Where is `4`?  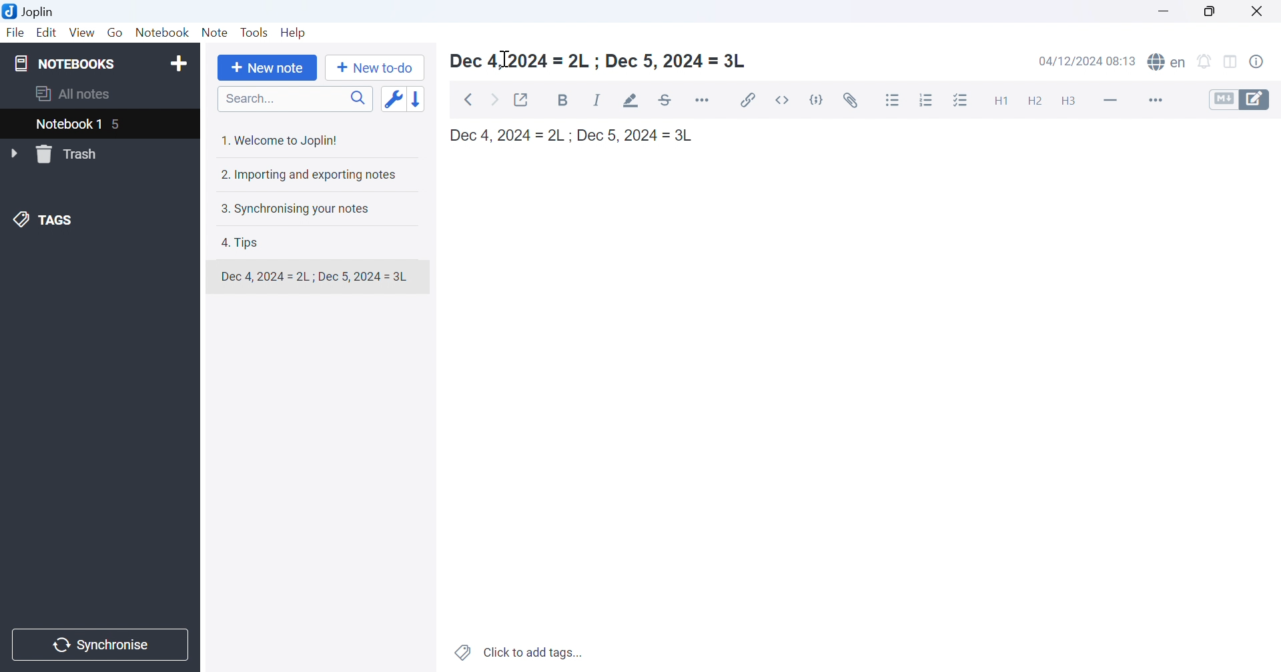 4 is located at coordinates (117, 125).